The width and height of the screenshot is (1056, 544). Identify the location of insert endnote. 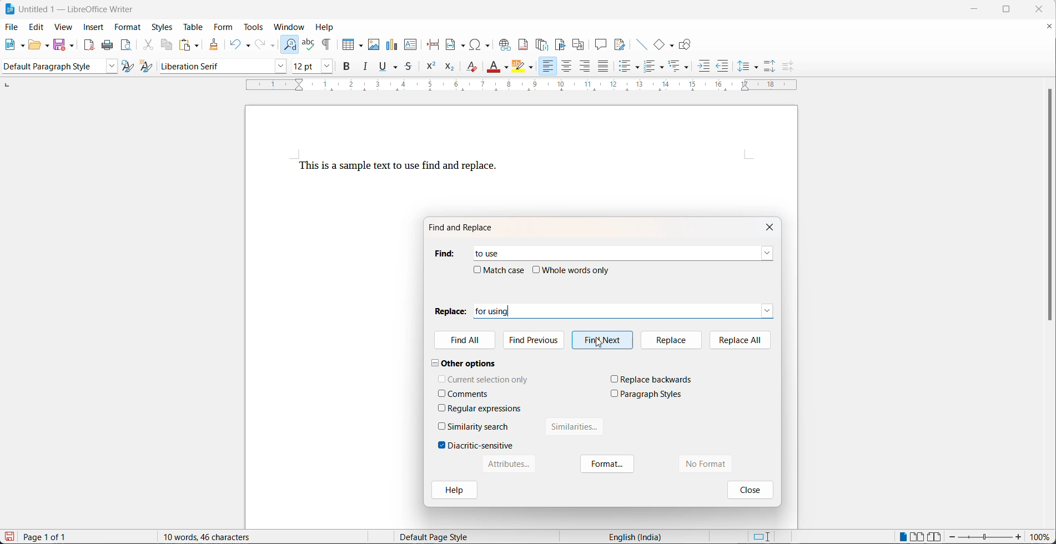
(544, 44).